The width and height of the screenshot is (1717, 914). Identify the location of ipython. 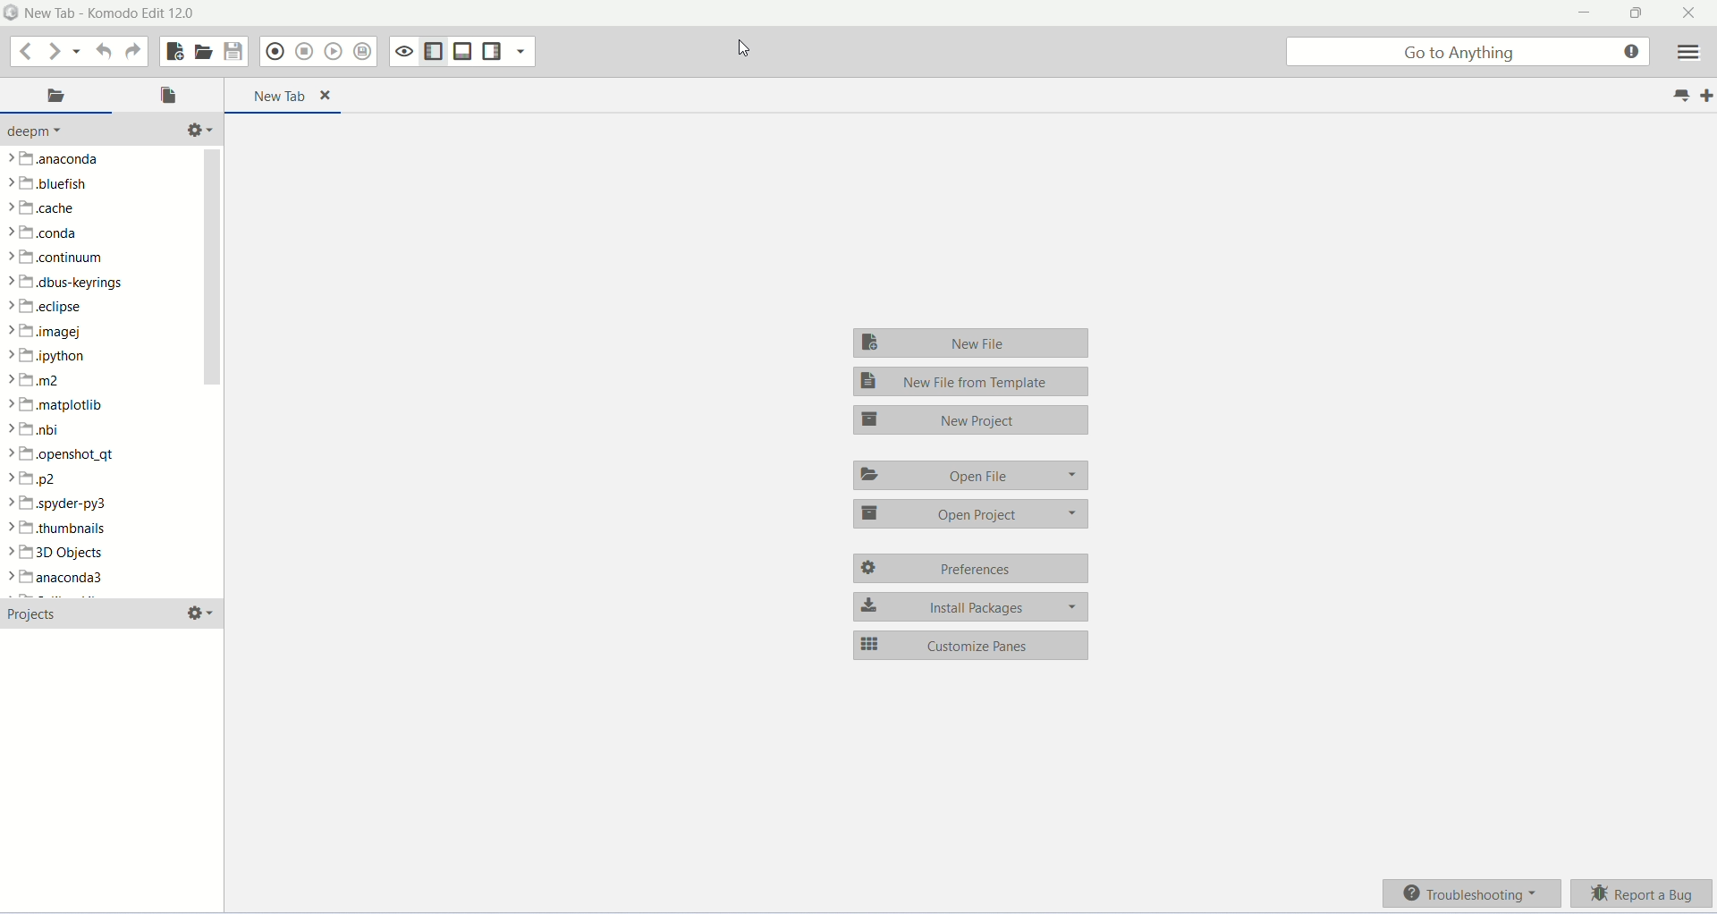
(52, 358).